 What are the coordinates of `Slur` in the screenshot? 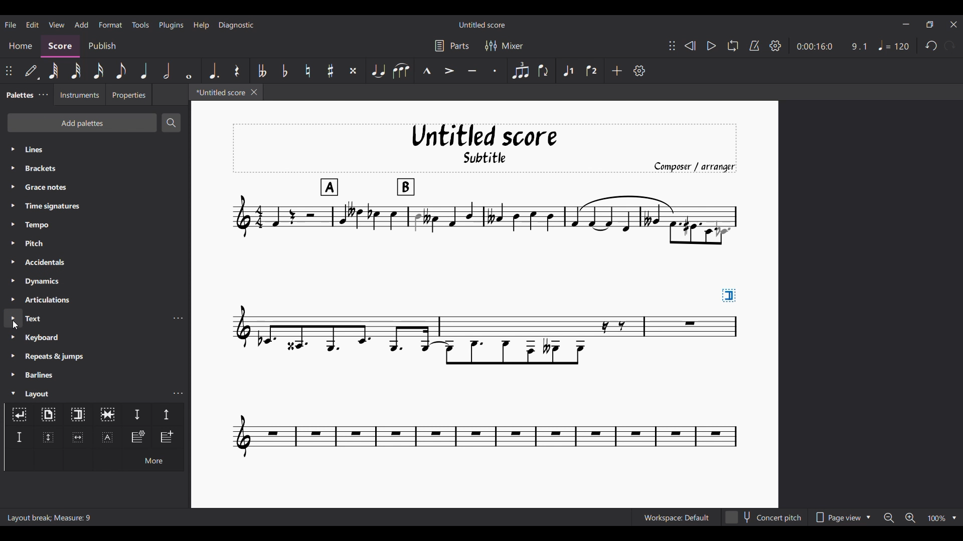 It's located at (401, 71).